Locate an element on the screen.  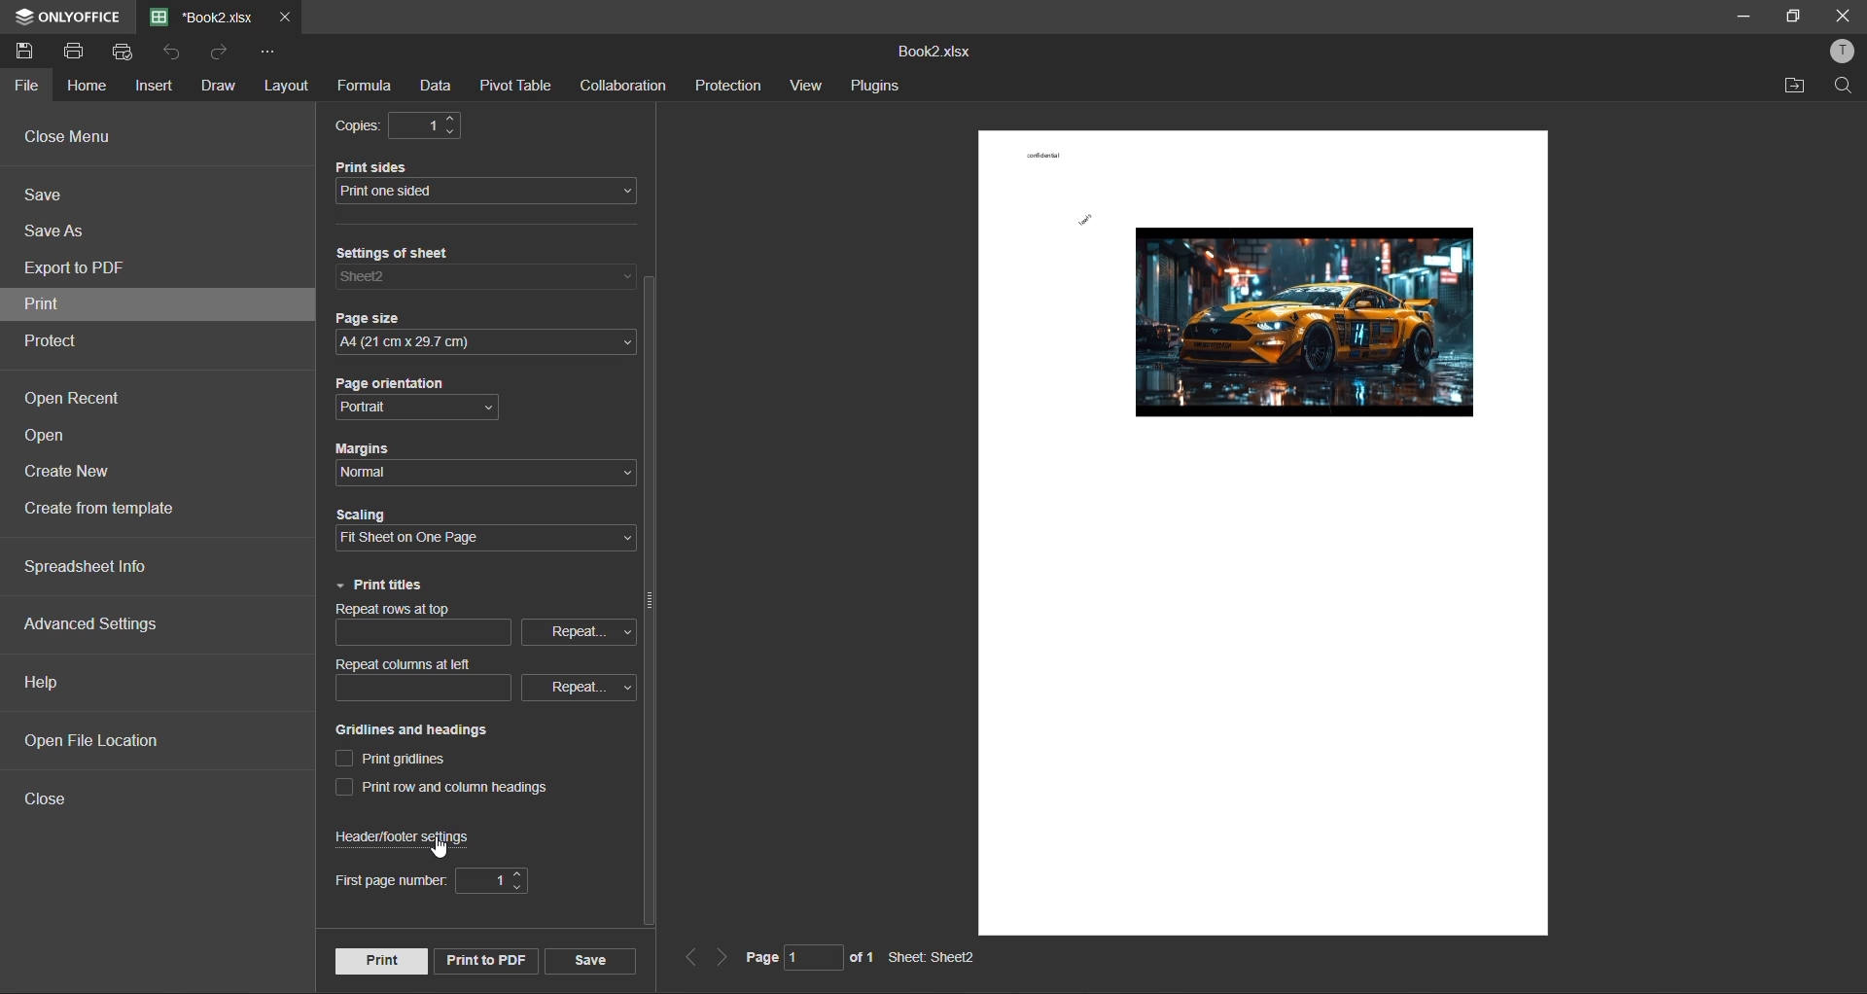
file is located at coordinates (24, 87).